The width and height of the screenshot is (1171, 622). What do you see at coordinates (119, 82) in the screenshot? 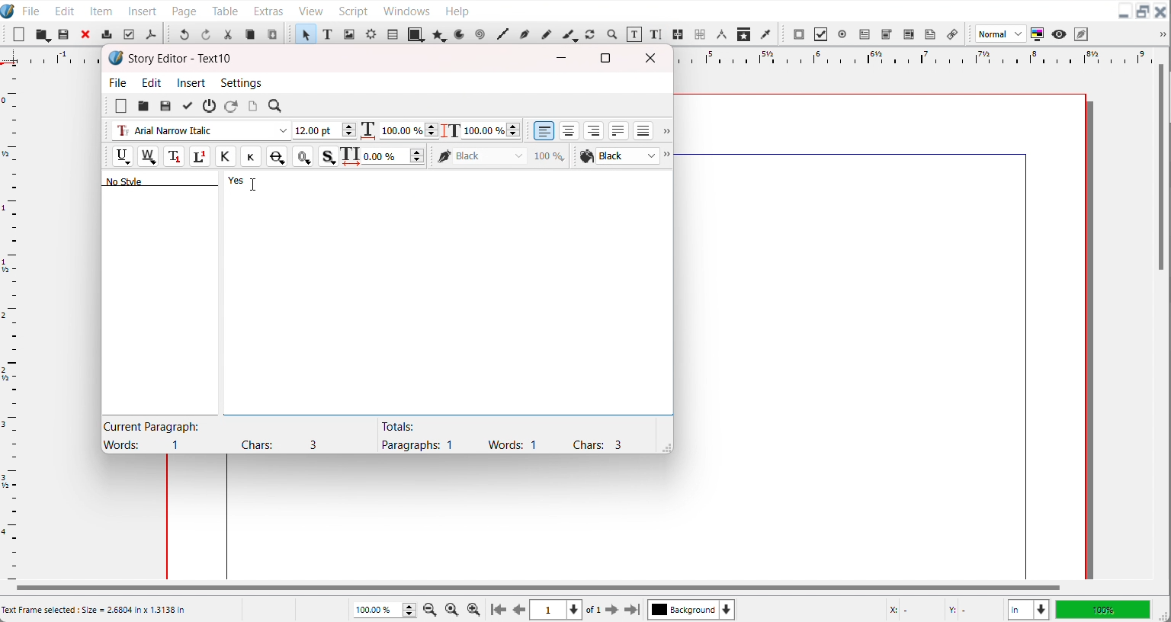
I see `File` at bounding box center [119, 82].